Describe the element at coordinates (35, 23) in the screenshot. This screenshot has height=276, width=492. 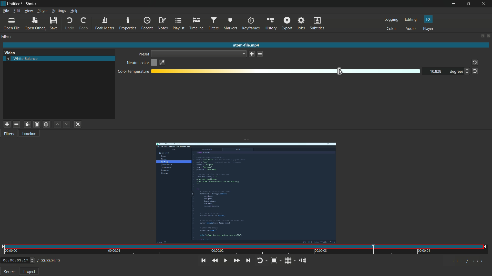
I see `open other` at that location.